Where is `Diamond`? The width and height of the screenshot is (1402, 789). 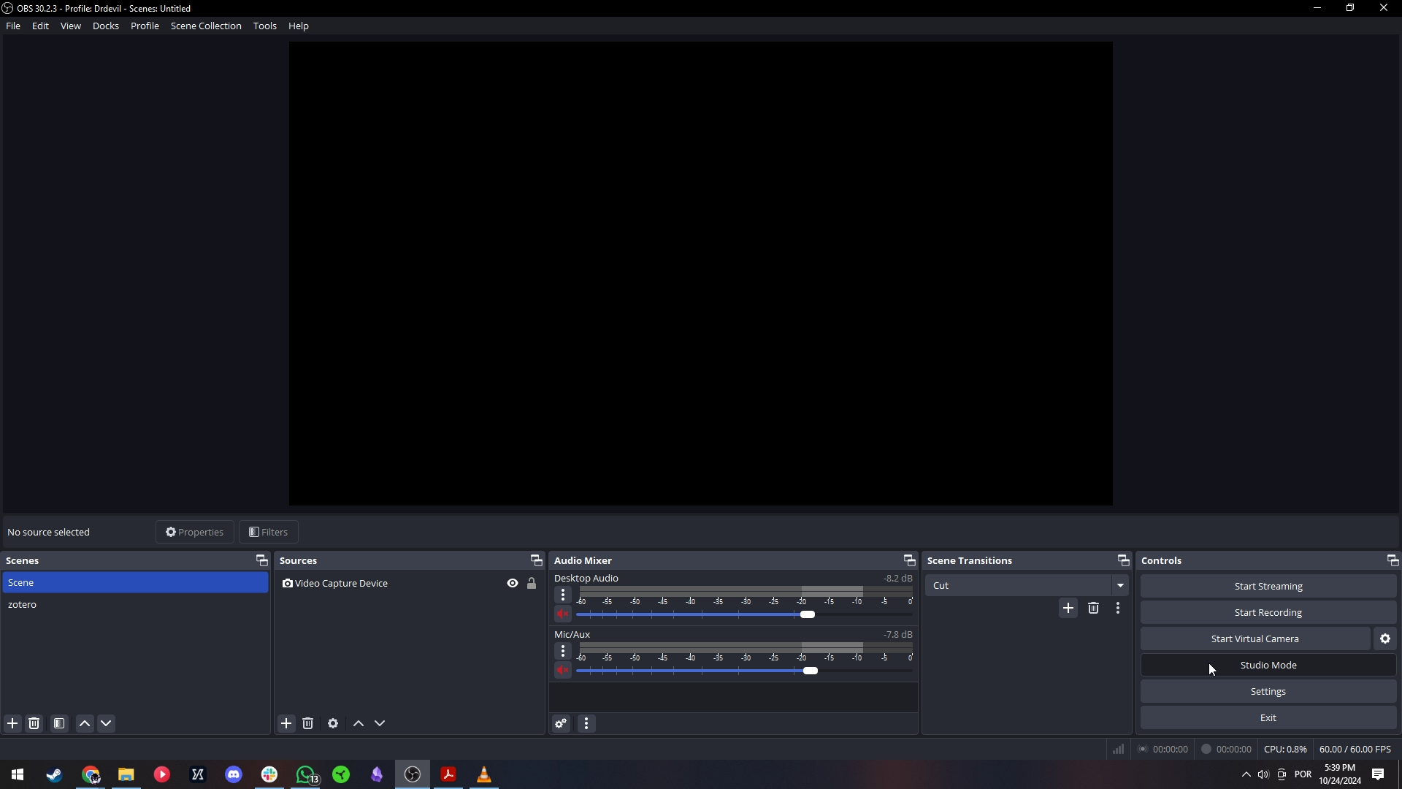 Diamond is located at coordinates (375, 774).